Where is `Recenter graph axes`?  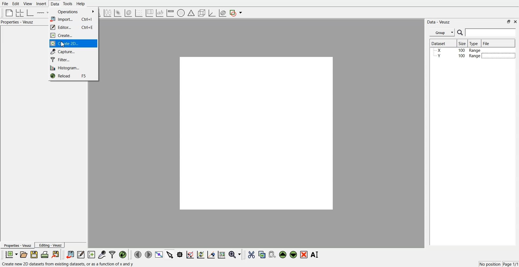
Recenter graph axes is located at coordinates (211, 254).